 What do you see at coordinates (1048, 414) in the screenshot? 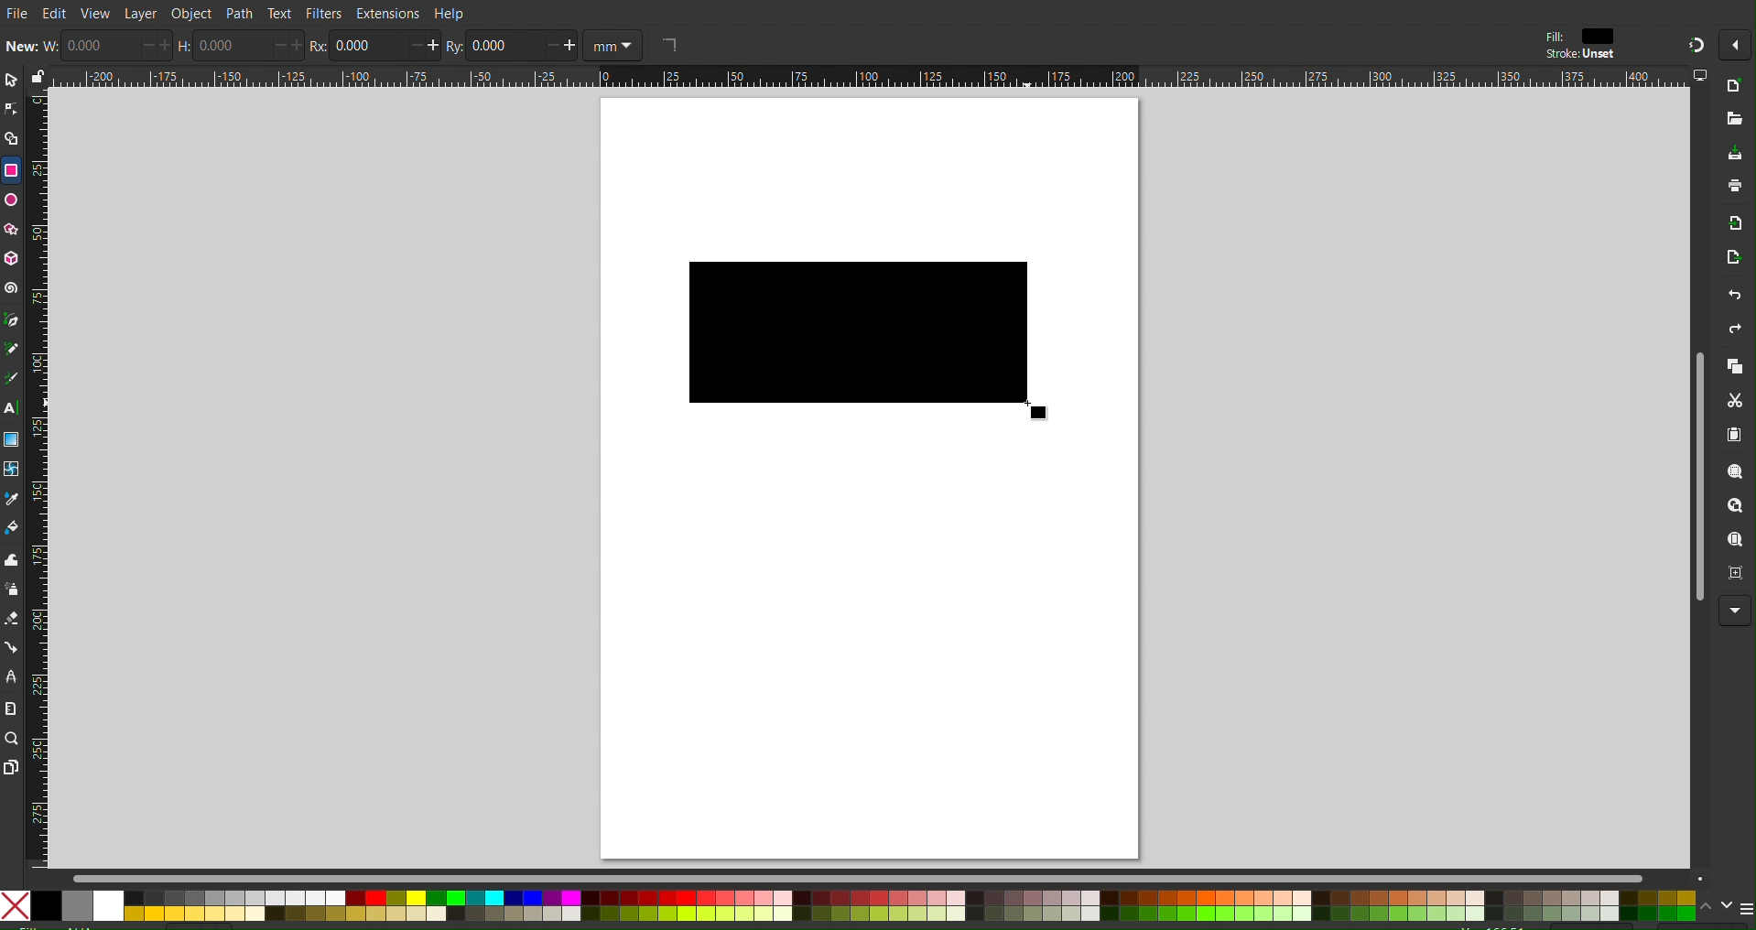
I see `cursor` at bounding box center [1048, 414].